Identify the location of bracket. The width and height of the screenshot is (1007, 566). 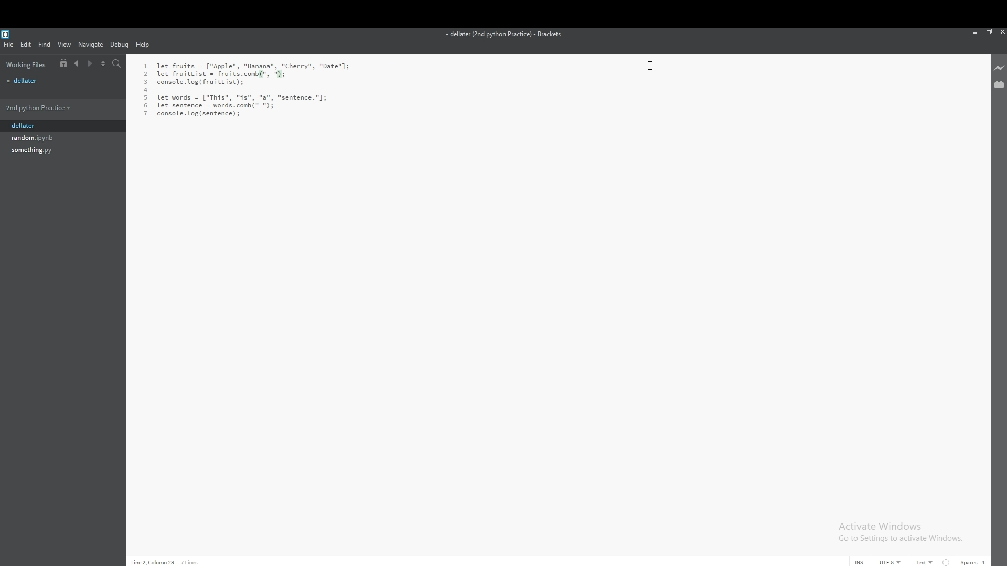
(7, 34).